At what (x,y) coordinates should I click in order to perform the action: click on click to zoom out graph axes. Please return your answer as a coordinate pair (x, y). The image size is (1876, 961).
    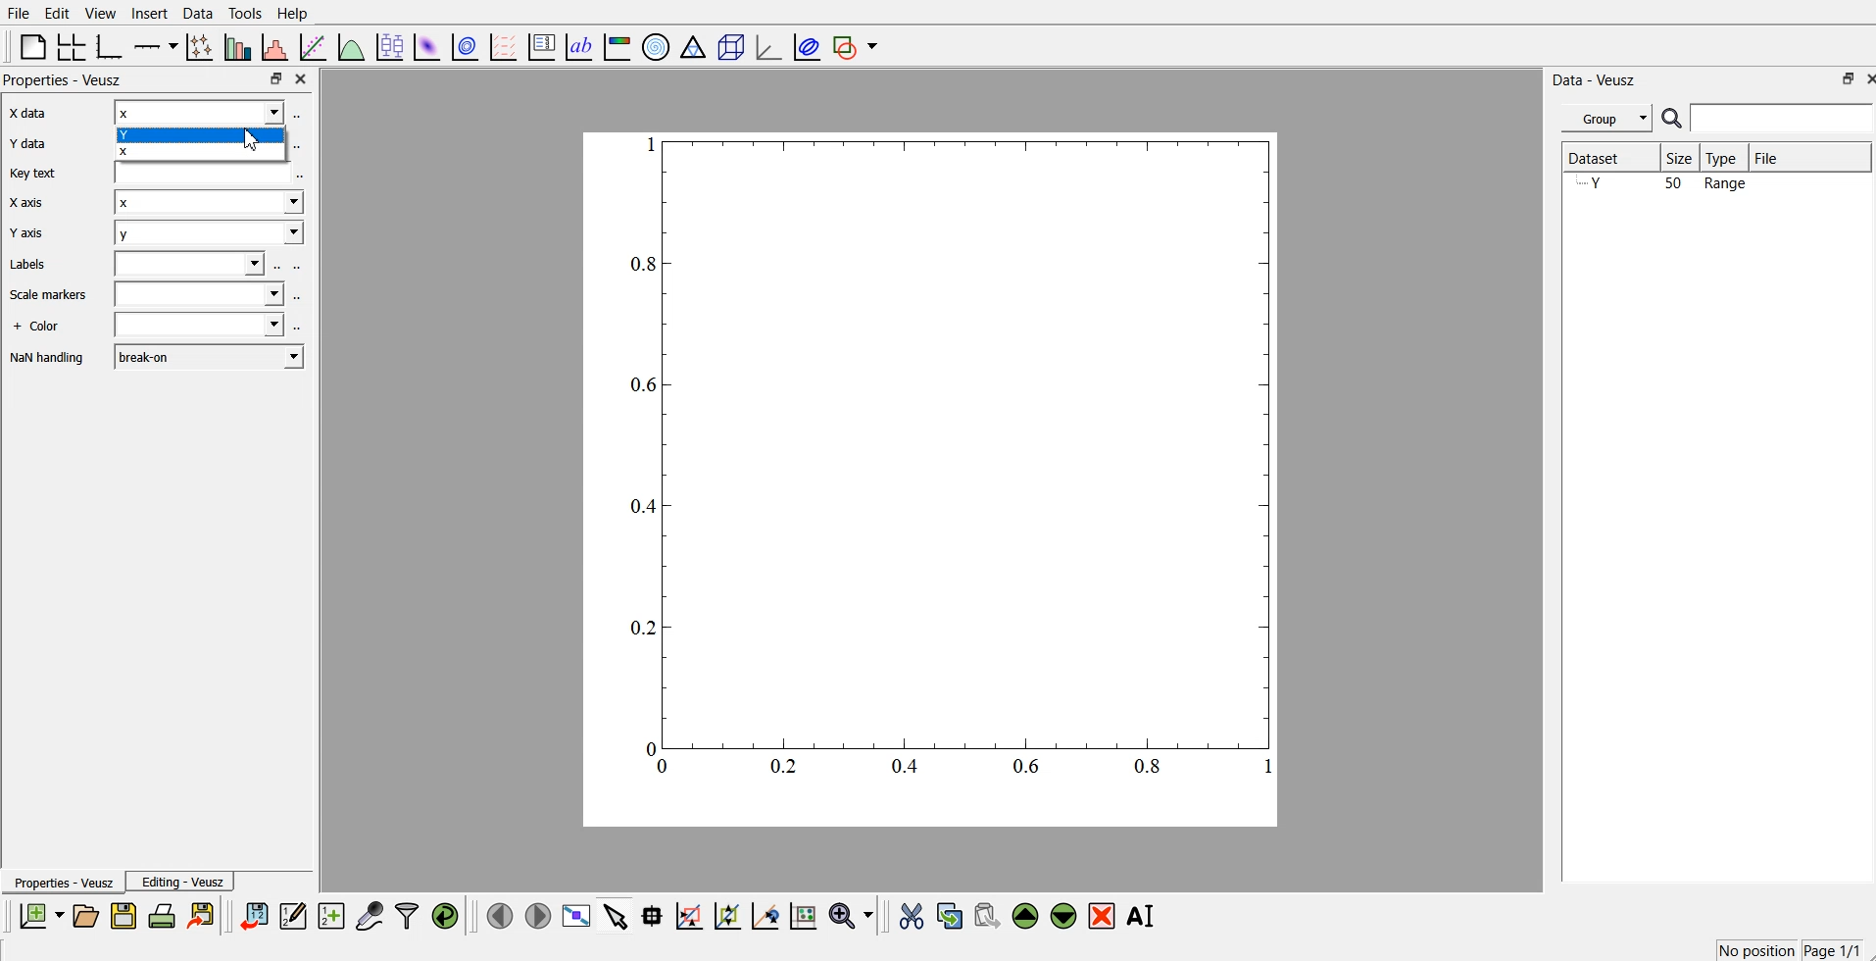
    Looking at the image, I should click on (728, 917).